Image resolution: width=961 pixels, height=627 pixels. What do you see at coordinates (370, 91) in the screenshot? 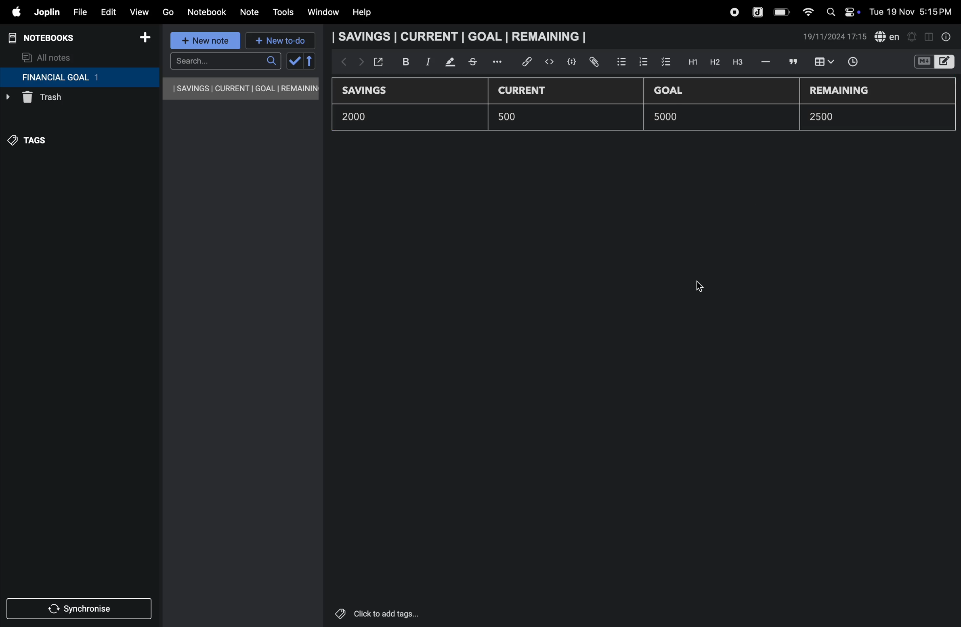
I see `savings` at bounding box center [370, 91].